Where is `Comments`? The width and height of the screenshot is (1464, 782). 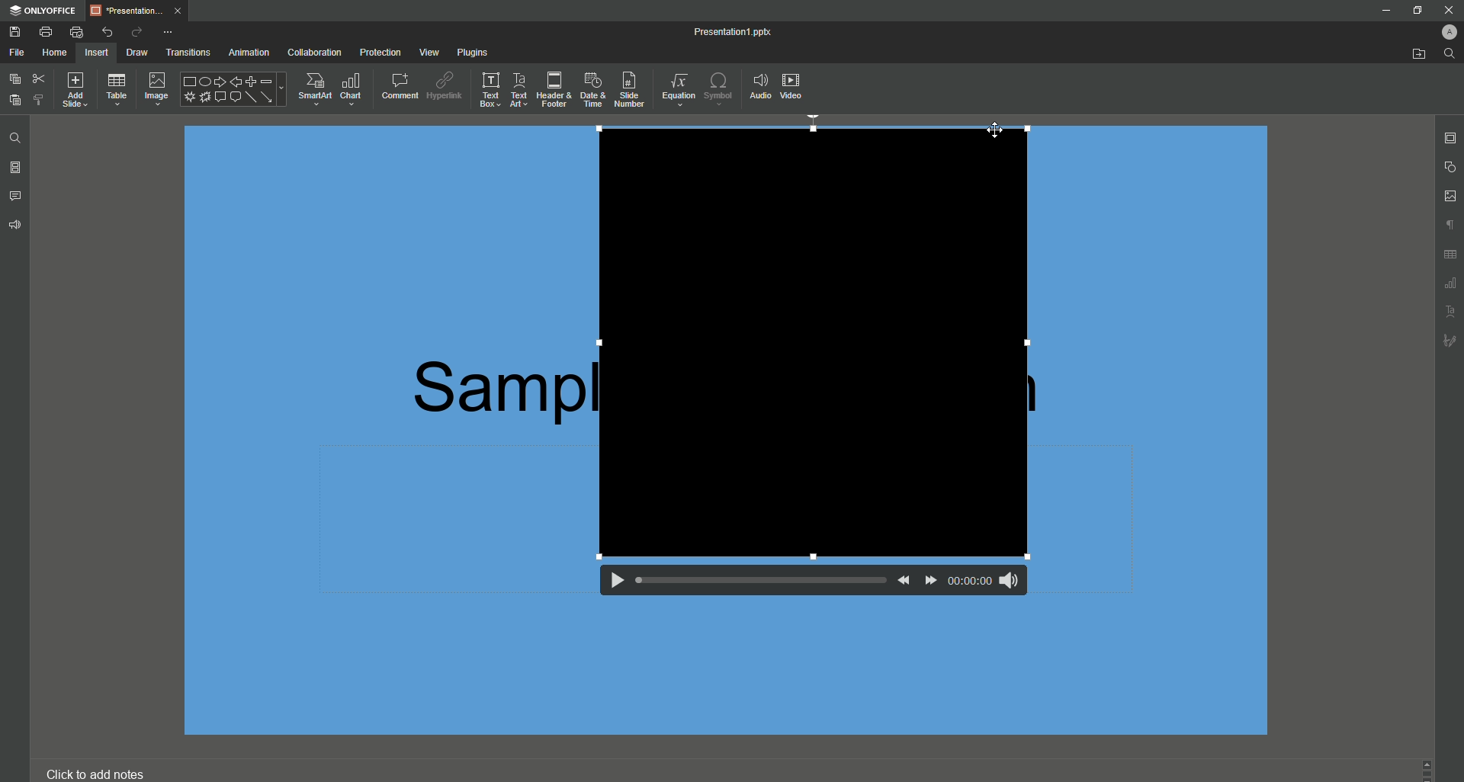
Comments is located at coordinates (17, 197).